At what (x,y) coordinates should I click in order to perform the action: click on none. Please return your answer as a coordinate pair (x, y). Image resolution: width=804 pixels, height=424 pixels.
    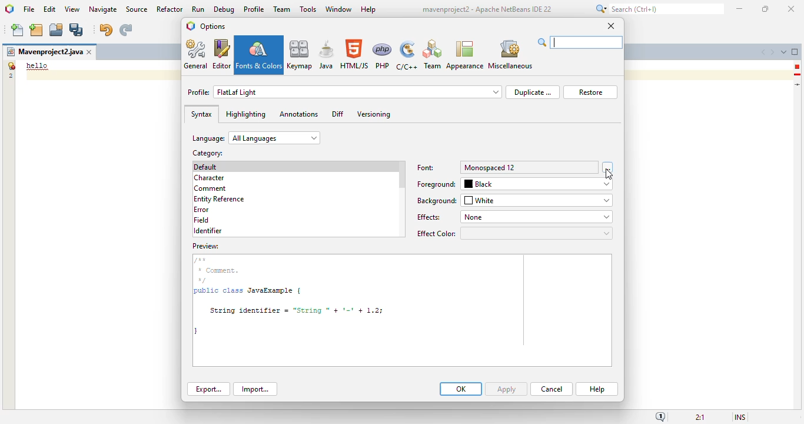
    Looking at the image, I should click on (536, 217).